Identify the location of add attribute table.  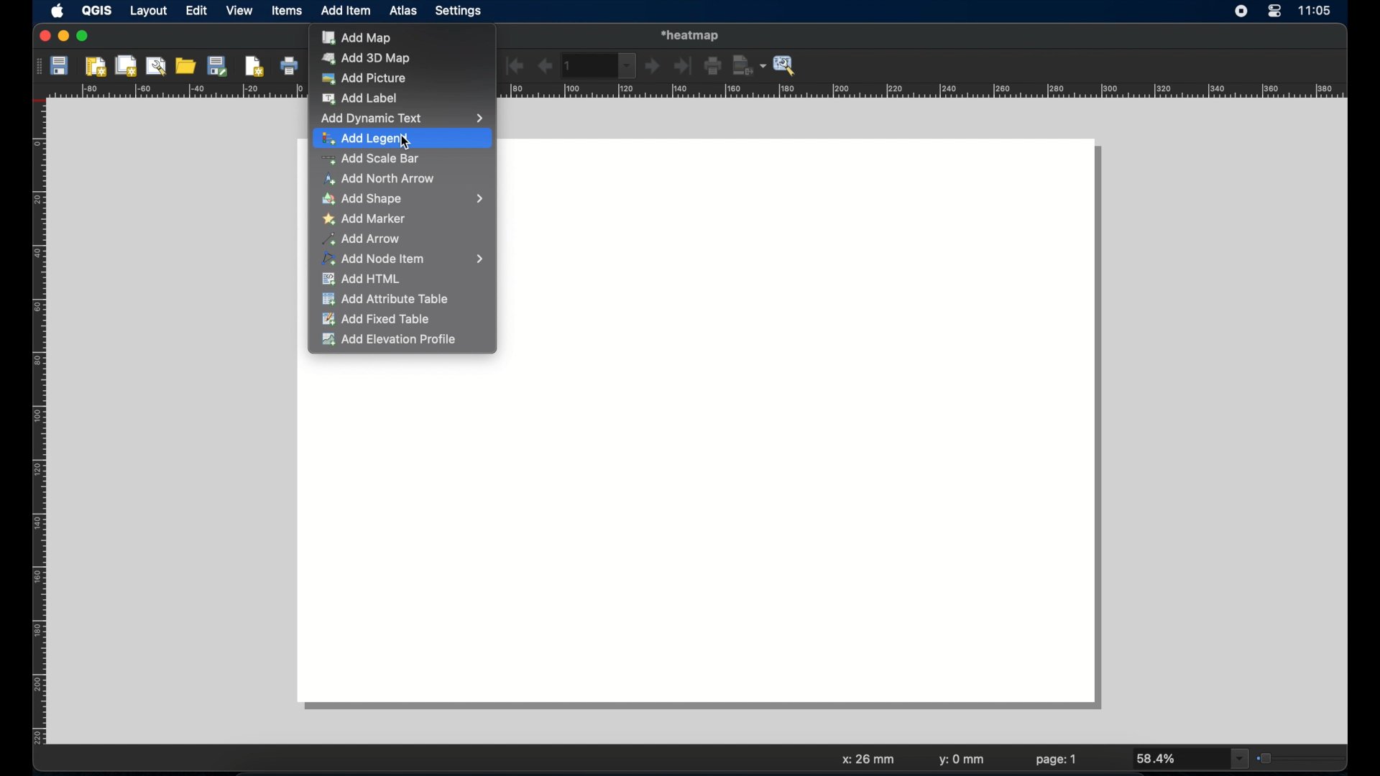
(385, 300).